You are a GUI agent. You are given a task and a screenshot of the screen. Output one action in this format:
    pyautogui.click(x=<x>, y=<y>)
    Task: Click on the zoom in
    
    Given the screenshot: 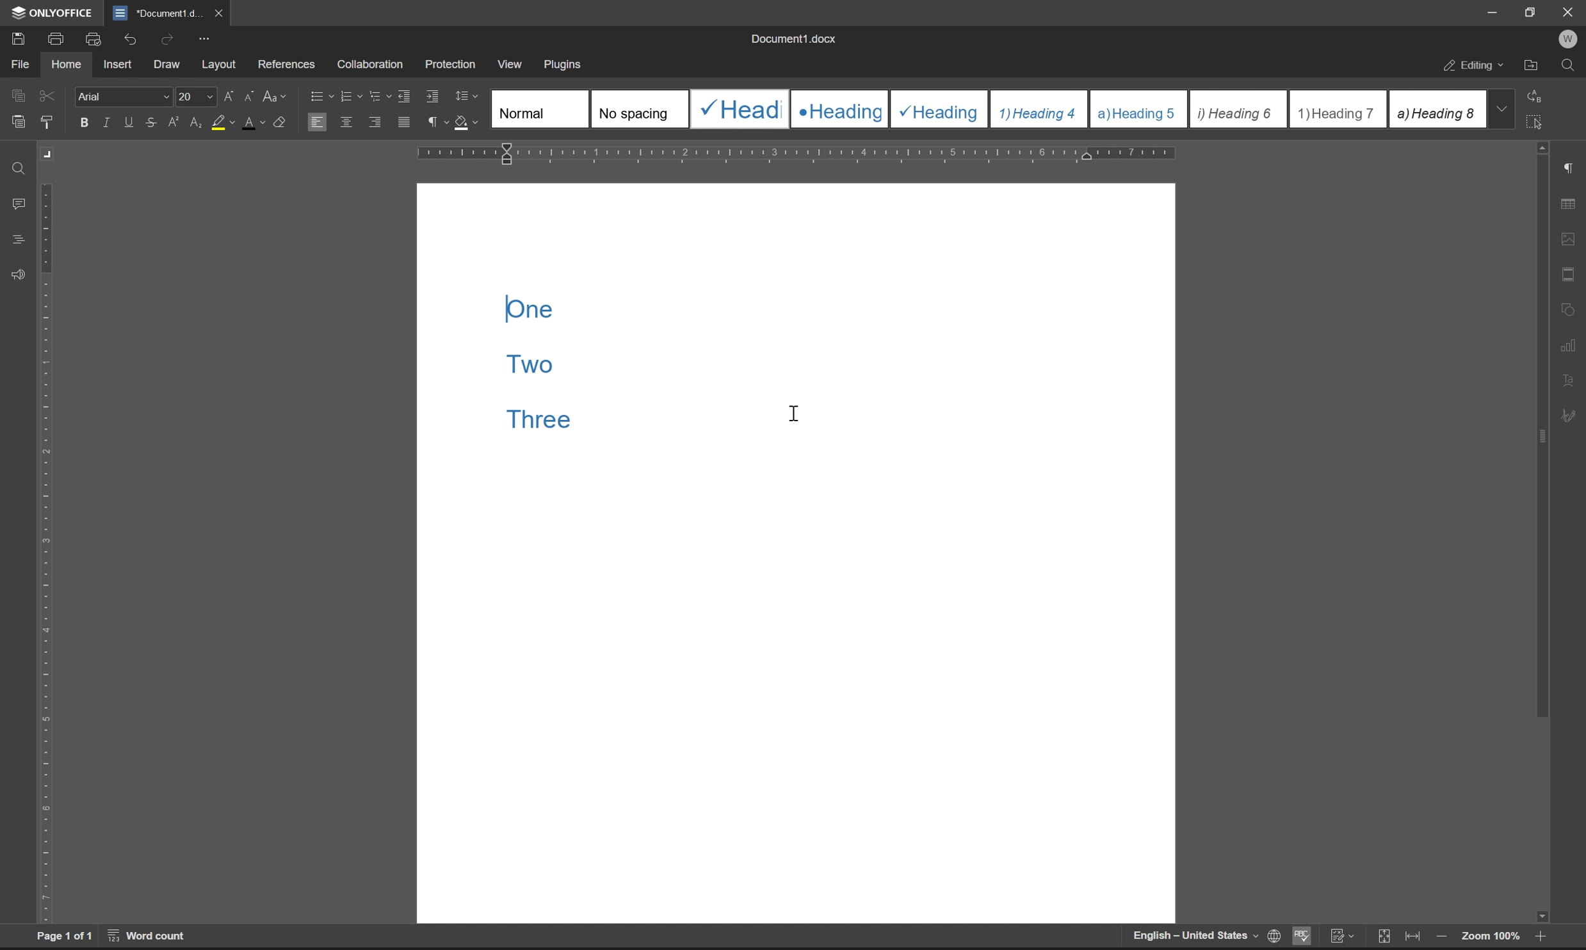 What is the action you would take?
    pyautogui.click(x=1537, y=938)
    